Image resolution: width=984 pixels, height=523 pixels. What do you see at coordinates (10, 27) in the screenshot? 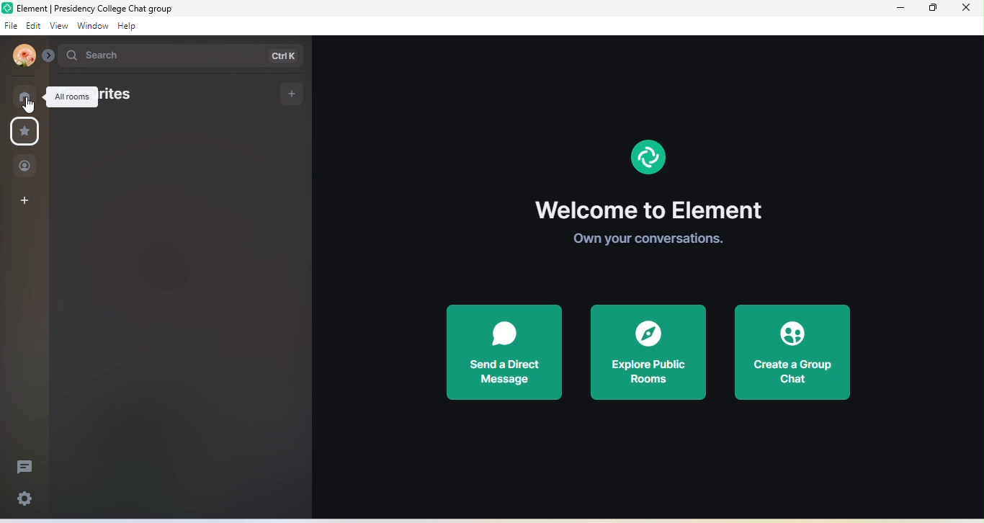
I see `file` at bounding box center [10, 27].